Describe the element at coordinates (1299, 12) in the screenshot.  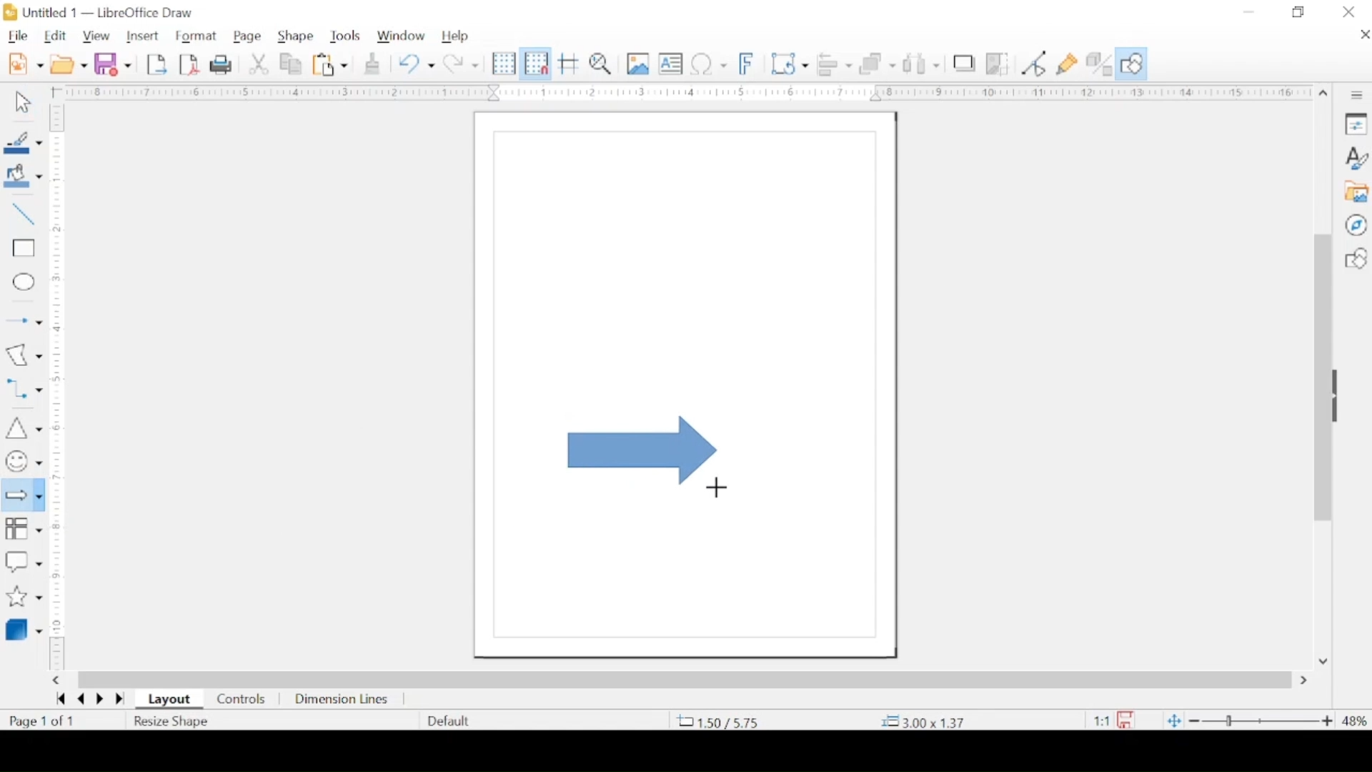
I see `restore down` at that location.